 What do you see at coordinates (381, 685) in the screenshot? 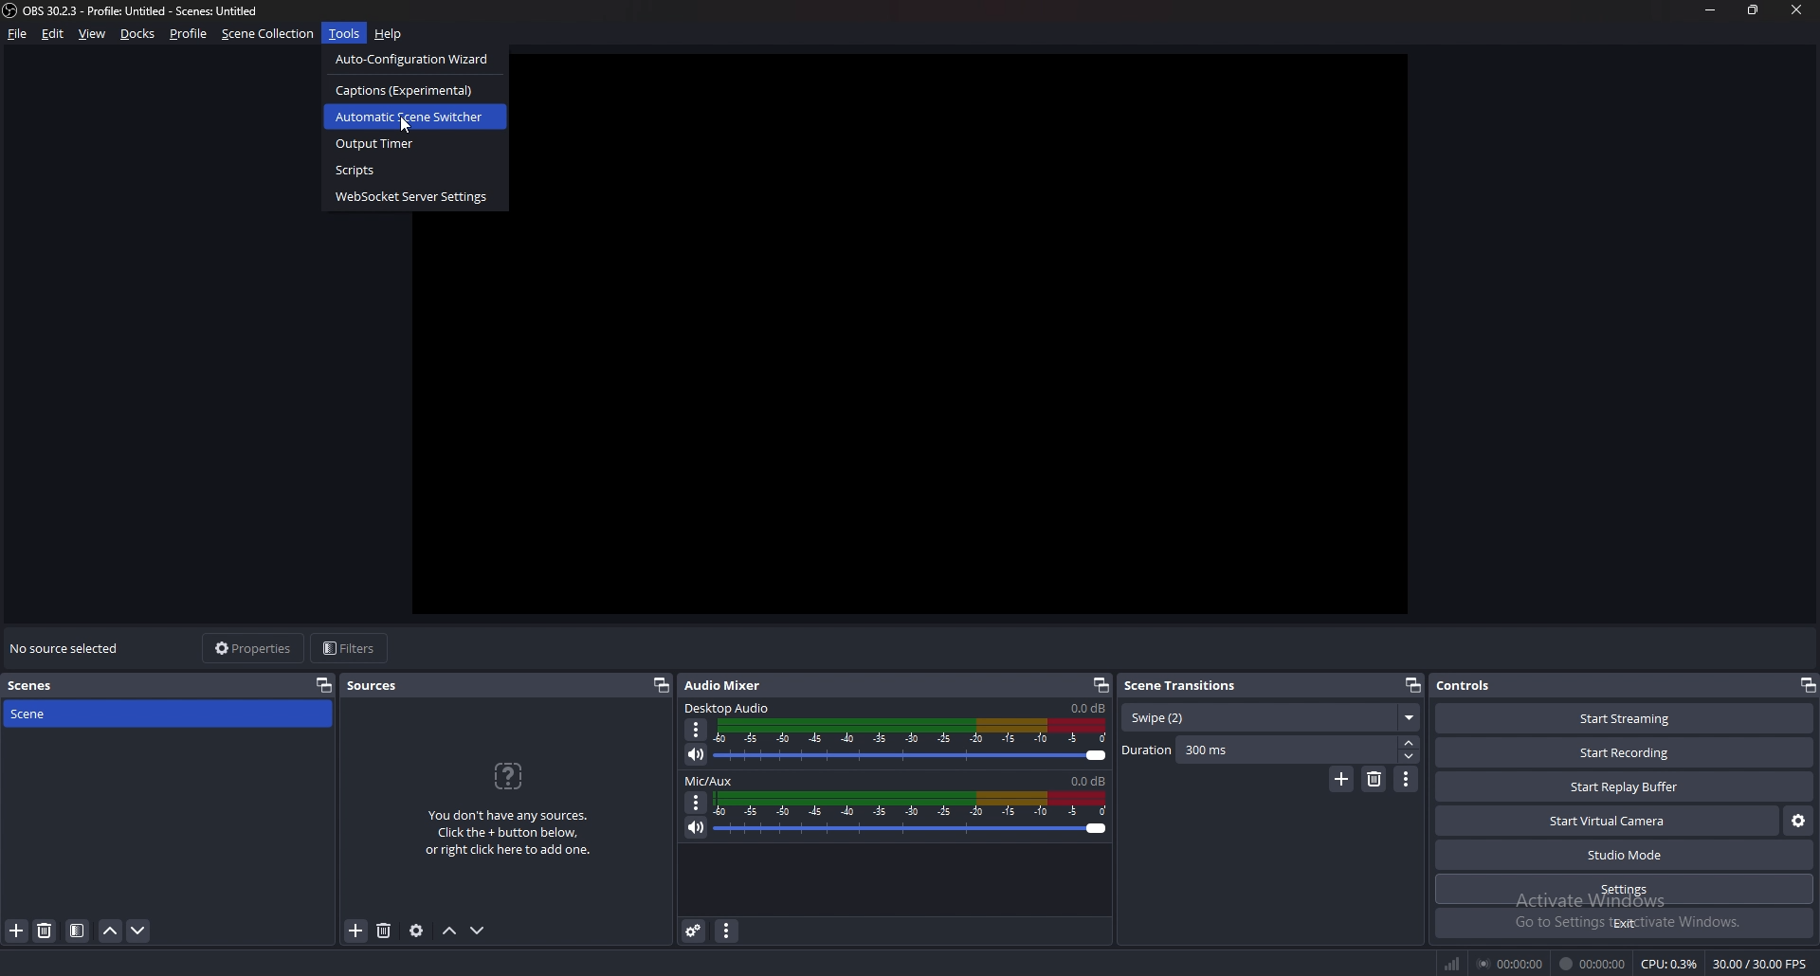
I see `sources` at bounding box center [381, 685].